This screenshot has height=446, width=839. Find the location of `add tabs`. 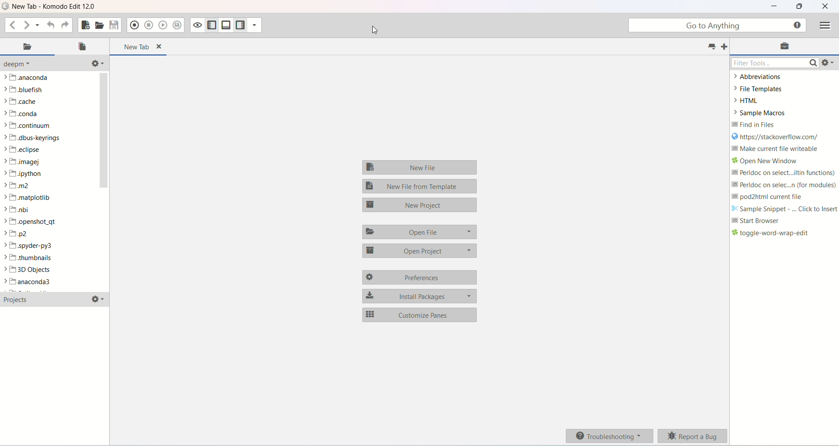

add tabs is located at coordinates (725, 47).